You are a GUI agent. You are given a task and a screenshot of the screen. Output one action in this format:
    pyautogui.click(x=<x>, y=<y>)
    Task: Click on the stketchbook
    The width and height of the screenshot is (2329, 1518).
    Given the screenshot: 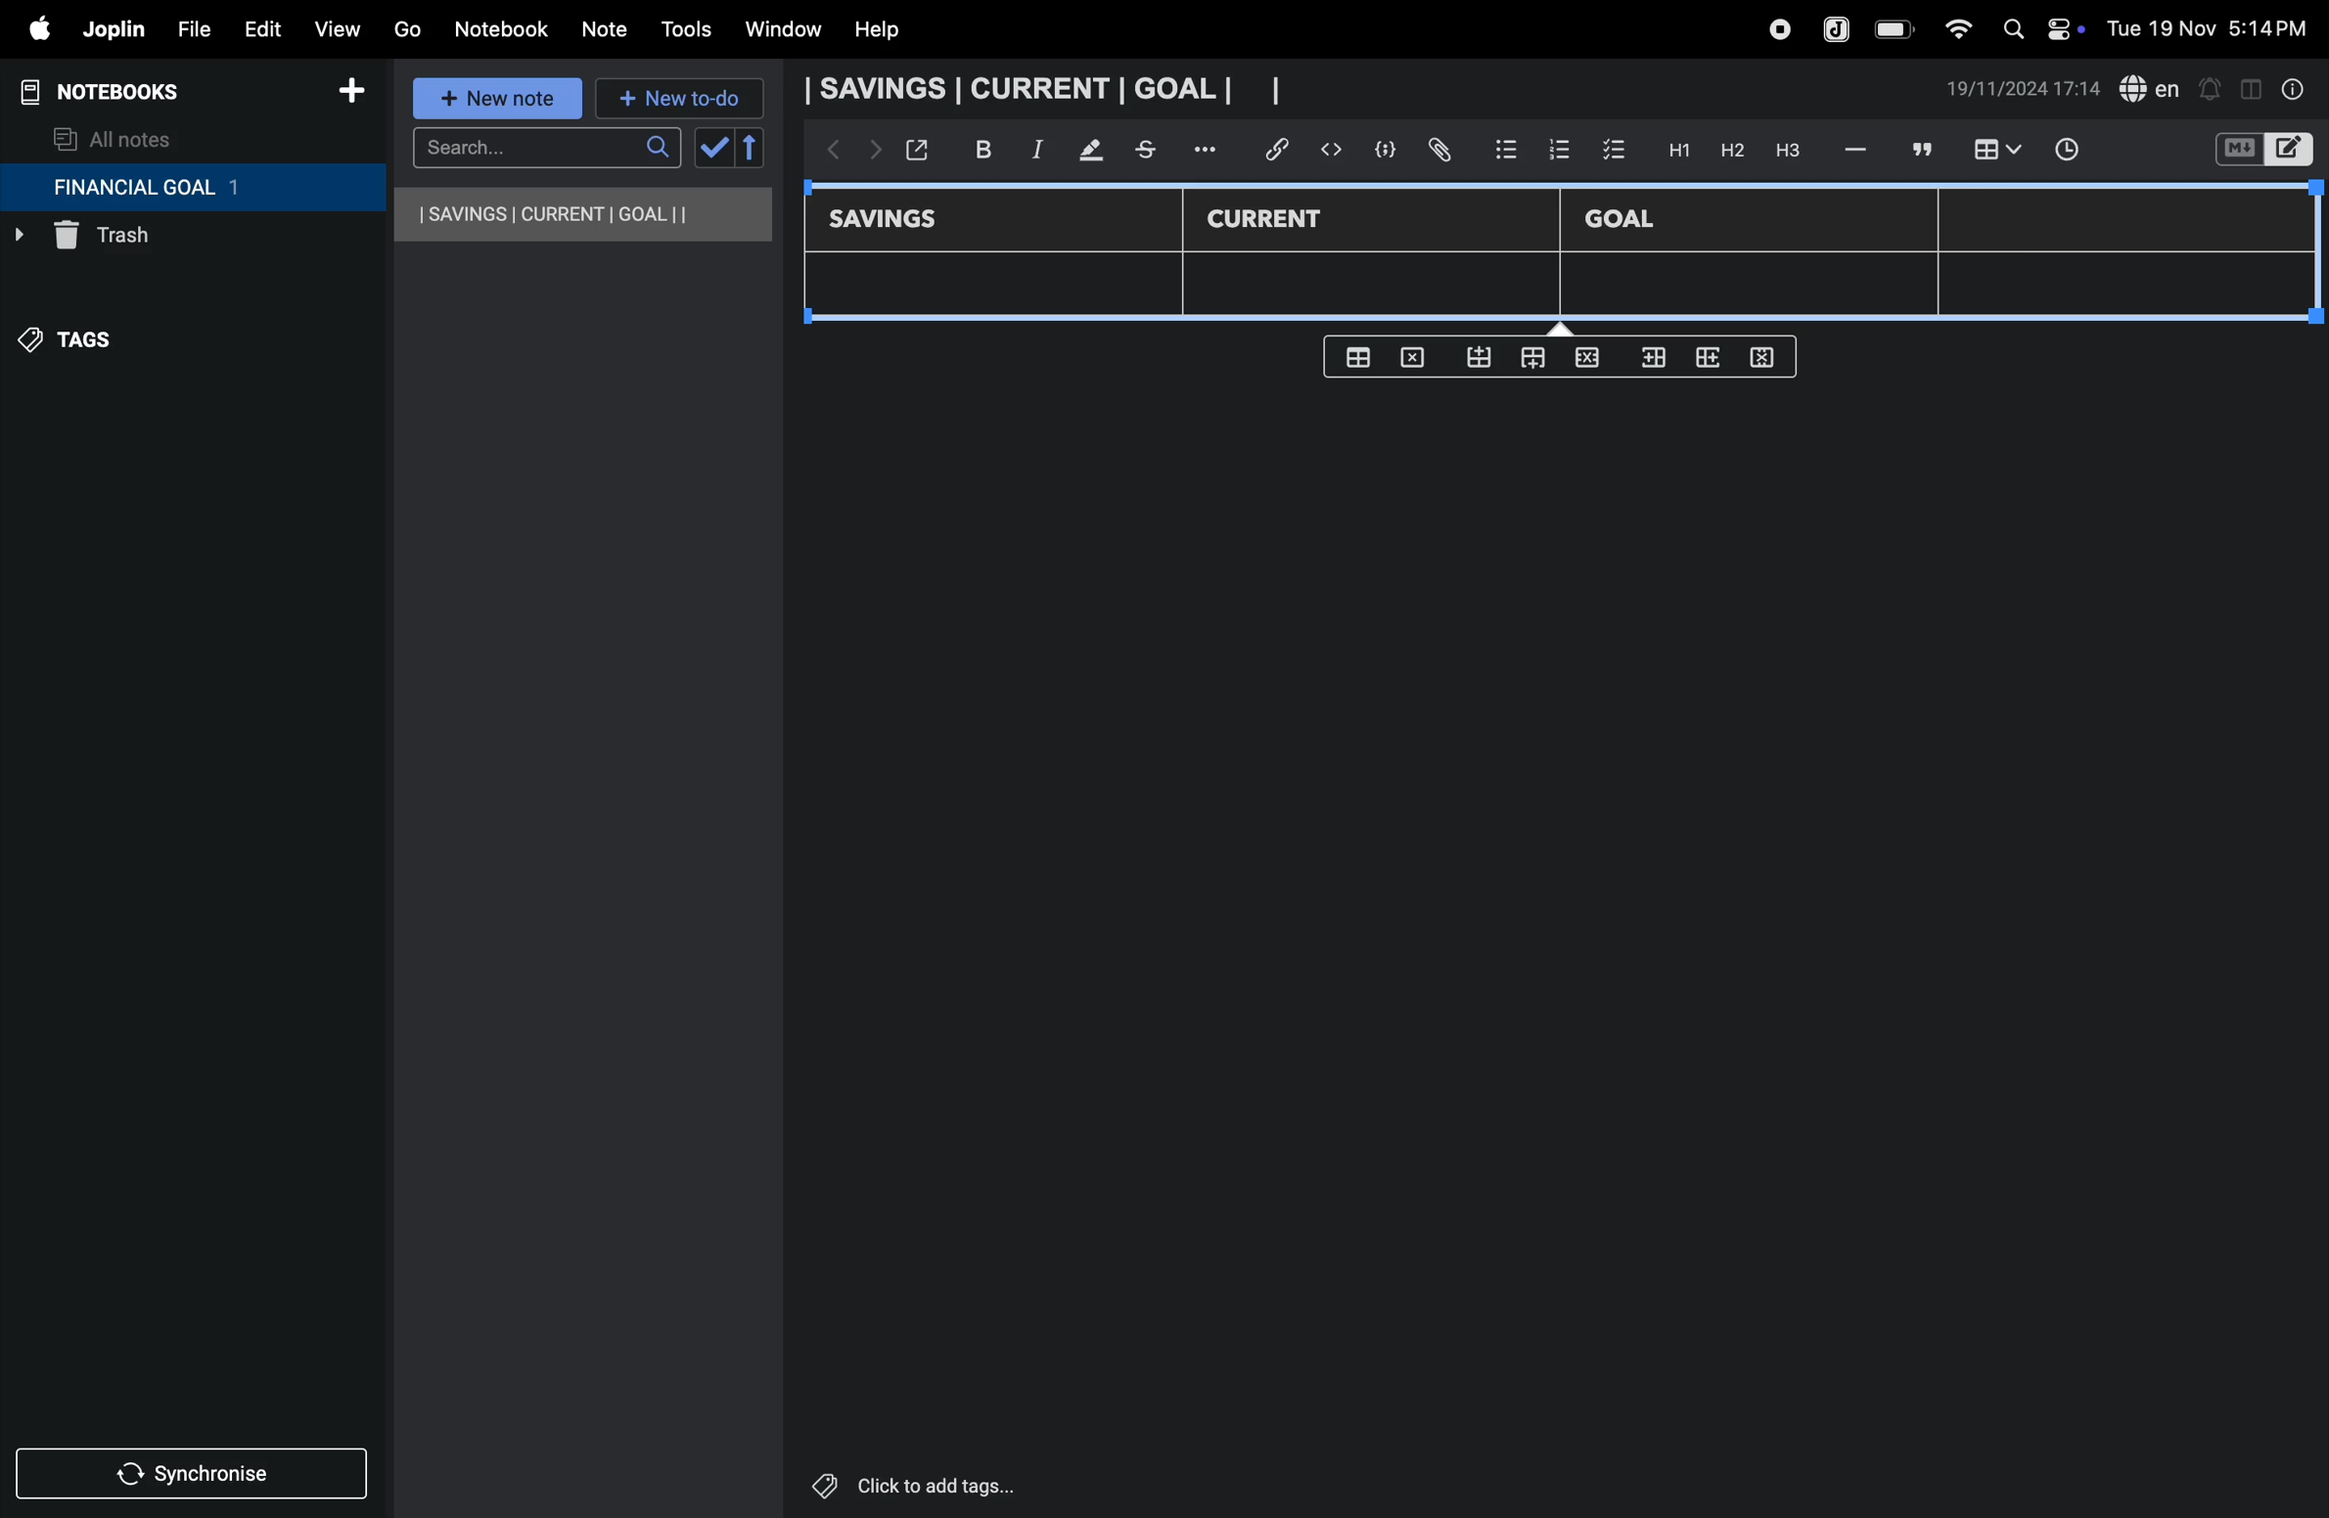 What is the action you would take?
    pyautogui.click(x=1148, y=153)
    